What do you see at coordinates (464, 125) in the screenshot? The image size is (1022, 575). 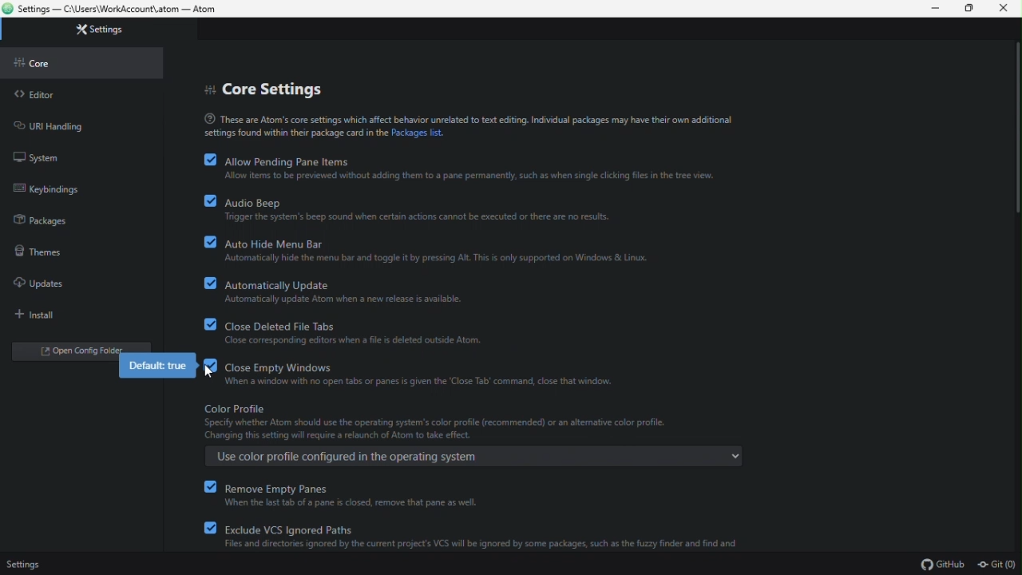 I see `text` at bounding box center [464, 125].